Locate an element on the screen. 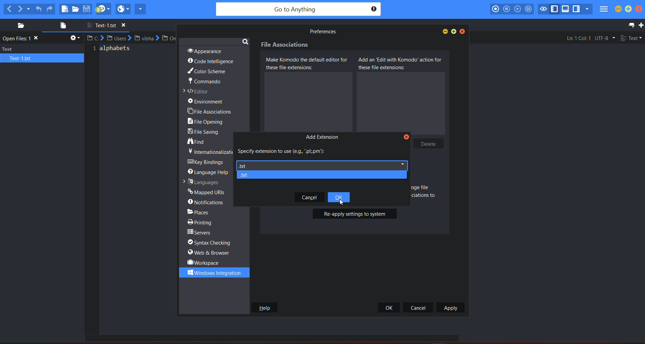 This screenshot has width=645, height=344. new file is located at coordinates (64, 9).